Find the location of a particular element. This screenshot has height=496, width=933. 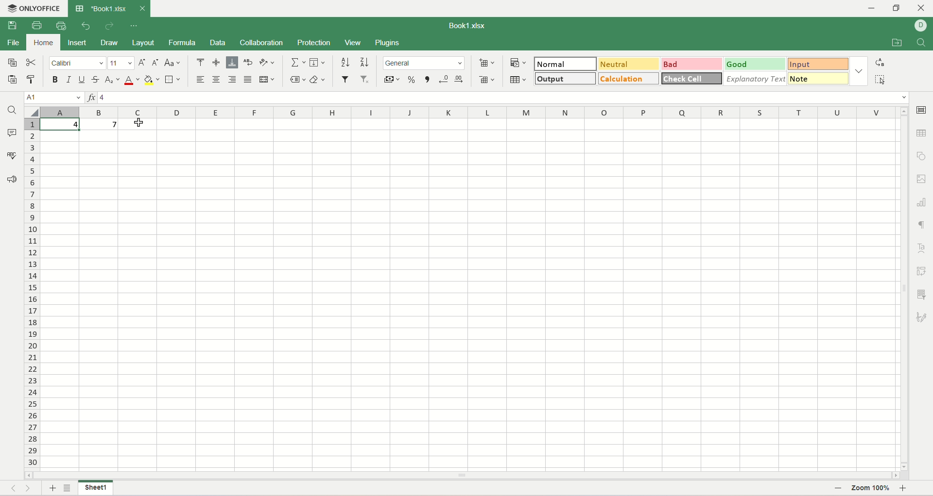

copy is located at coordinates (12, 62).